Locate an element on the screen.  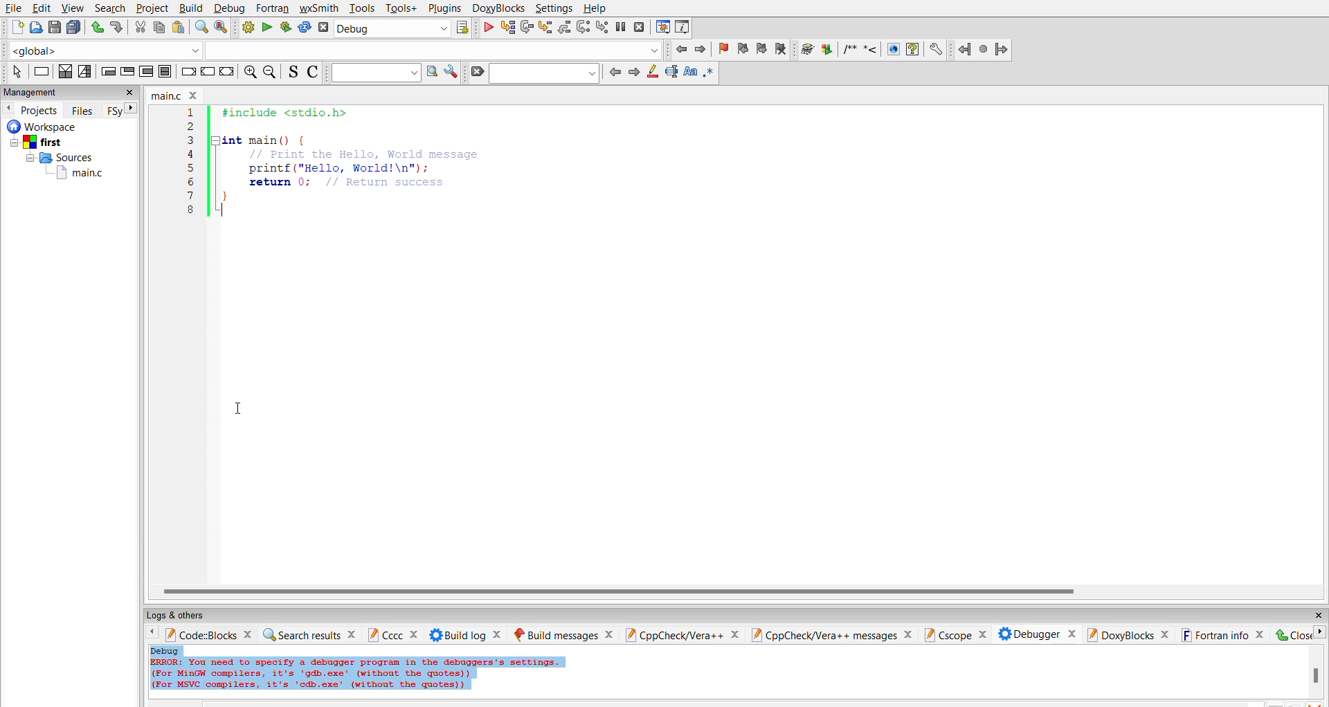
paste is located at coordinates (180, 28).